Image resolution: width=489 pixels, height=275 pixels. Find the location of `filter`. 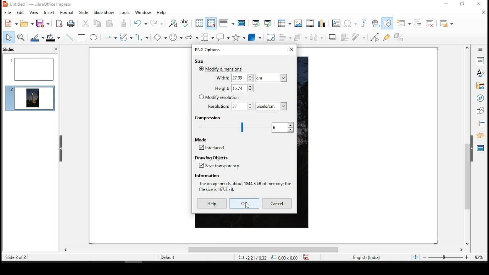

filter is located at coordinates (358, 37).